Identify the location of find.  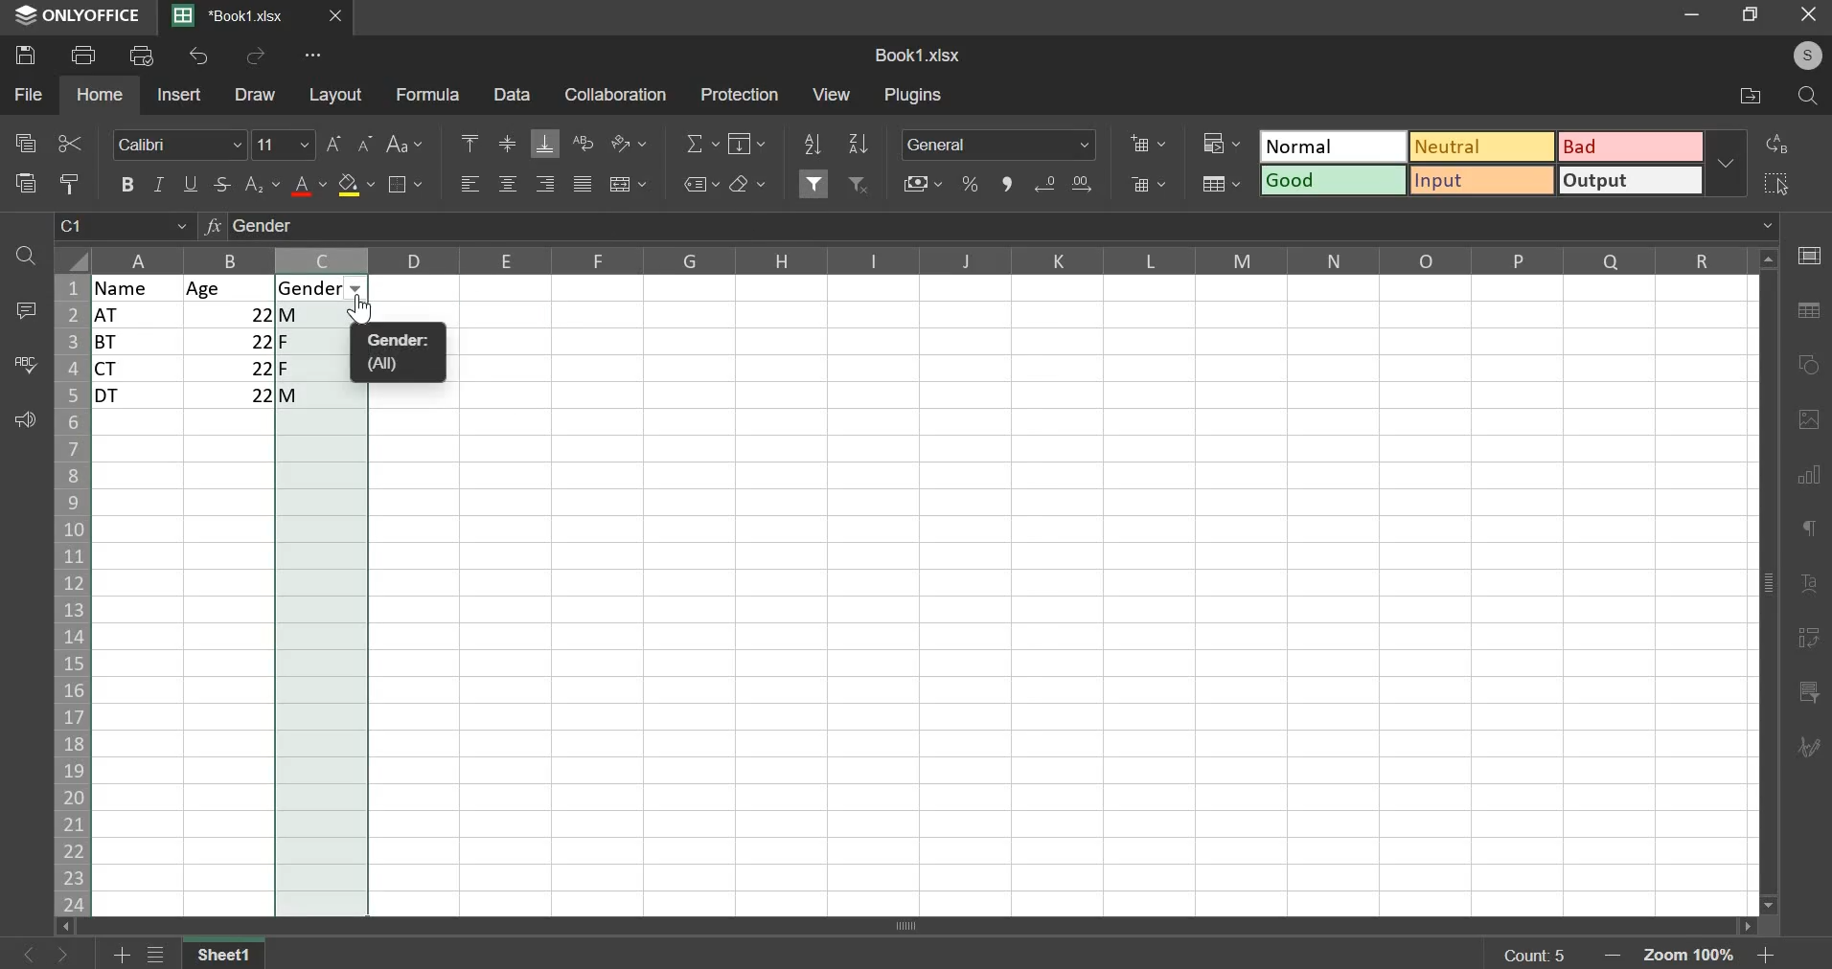
(1807, 97).